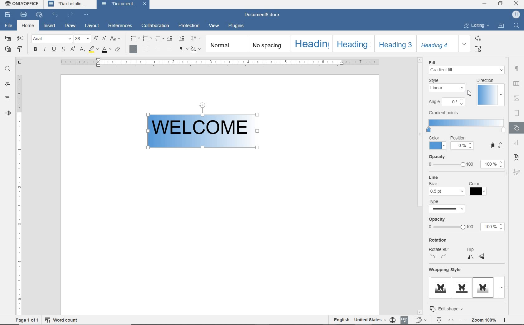 The width and height of the screenshot is (524, 325). What do you see at coordinates (488, 80) in the screenshot?
I see `Direction` at bounding box center [488, 80].